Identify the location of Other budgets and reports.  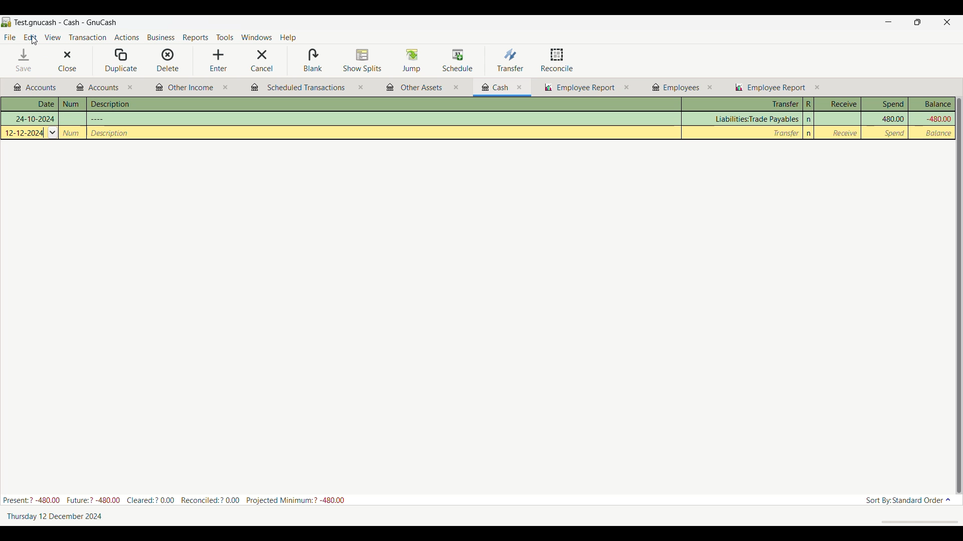
(98, 87).